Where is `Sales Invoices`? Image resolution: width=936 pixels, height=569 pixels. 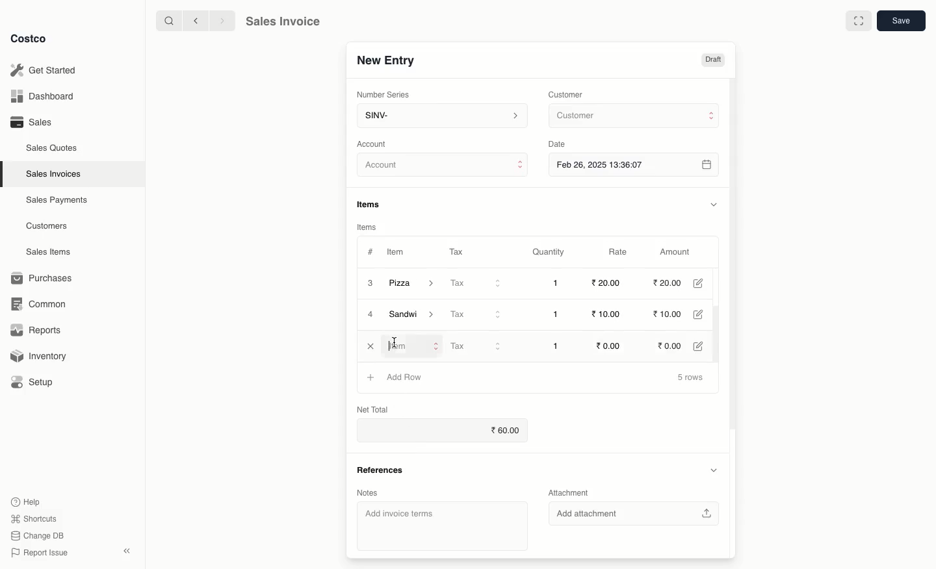 Sales Invoices is located at coordinates (54, 174).